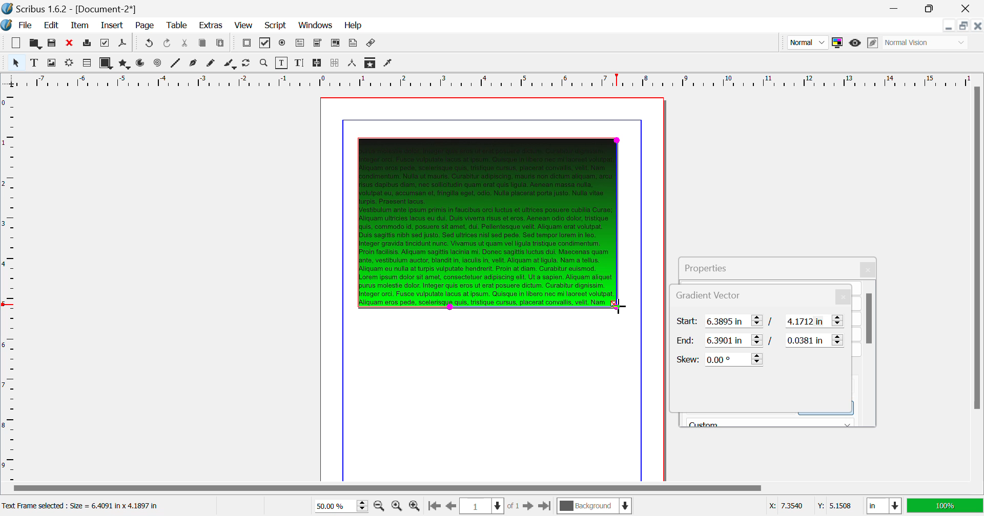 The width and height of the screenshot is (984, 516). Describe the element at coordinates (276, 25) in the screenshot. I see `Script` at that location.